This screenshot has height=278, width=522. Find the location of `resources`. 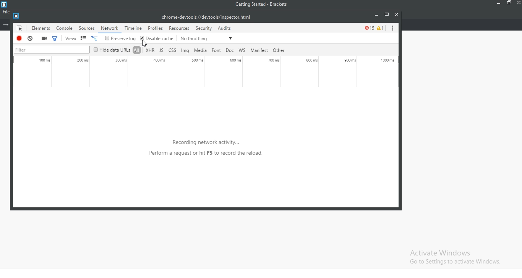

resources is located at coordinates (179, 28).